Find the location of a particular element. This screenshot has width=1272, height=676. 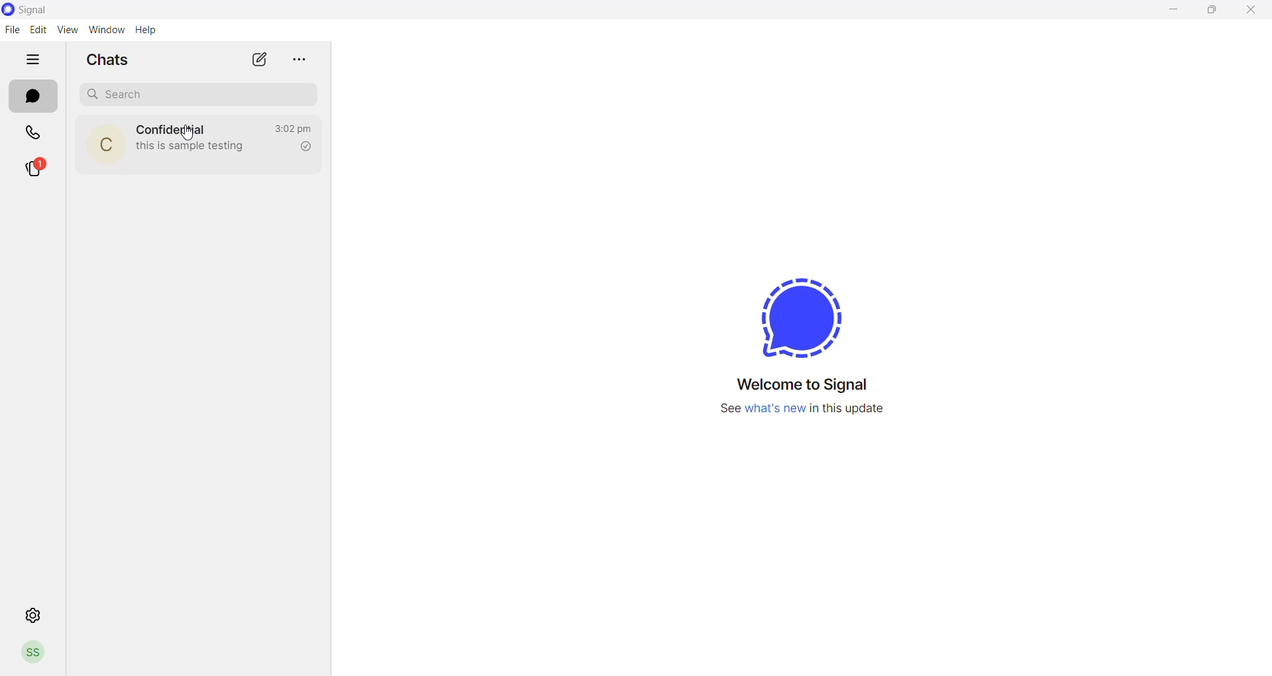

minimize is located at coordinates (1173, 11).